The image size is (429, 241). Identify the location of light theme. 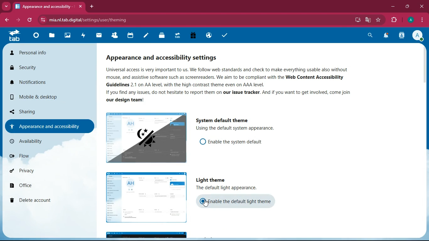
(212, 180).